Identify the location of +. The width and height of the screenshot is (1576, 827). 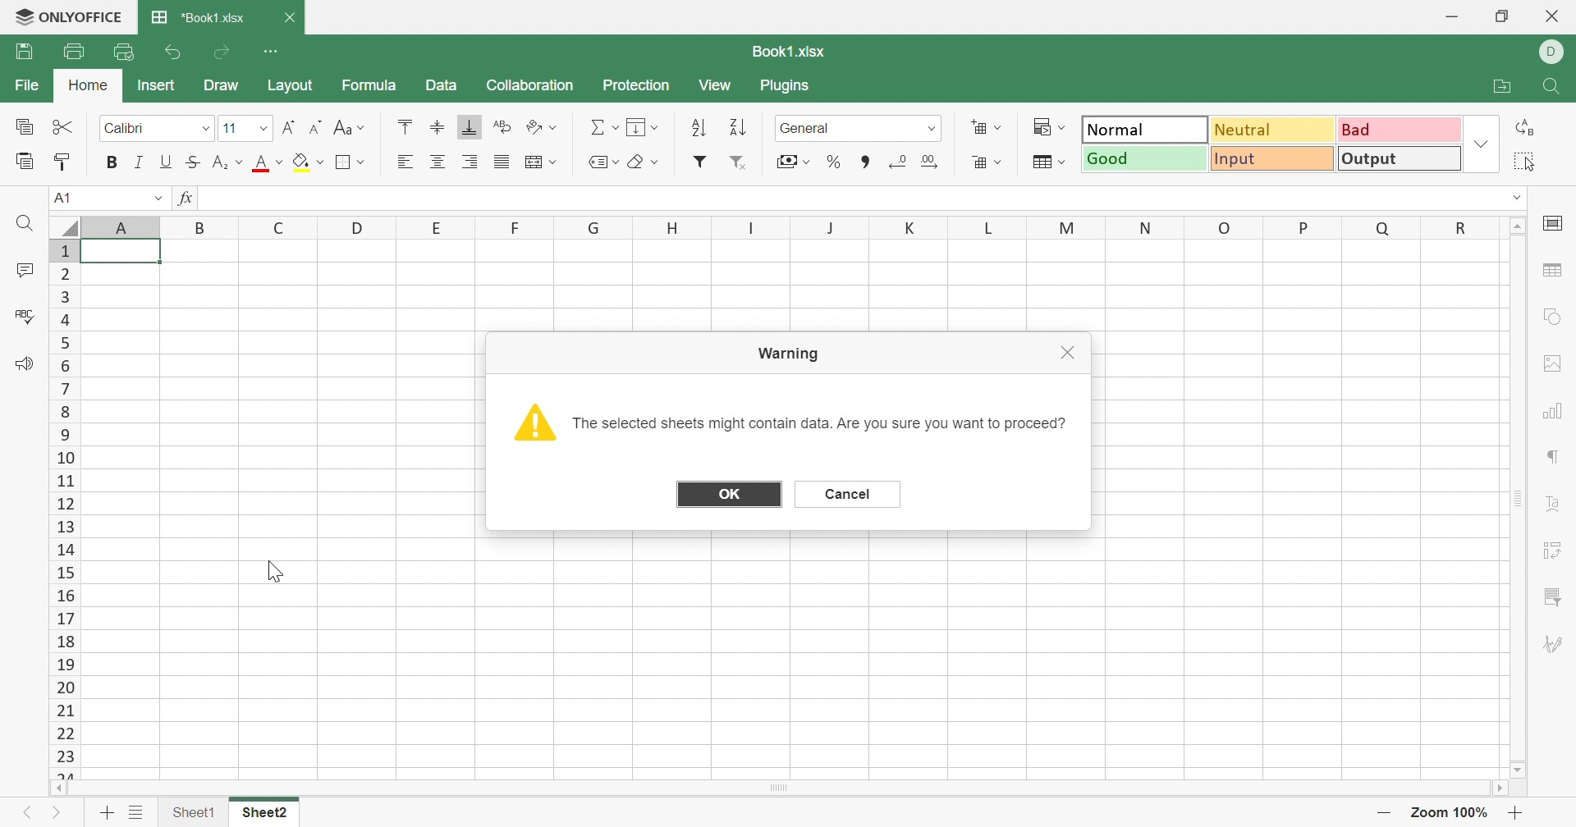
(1518, 812).